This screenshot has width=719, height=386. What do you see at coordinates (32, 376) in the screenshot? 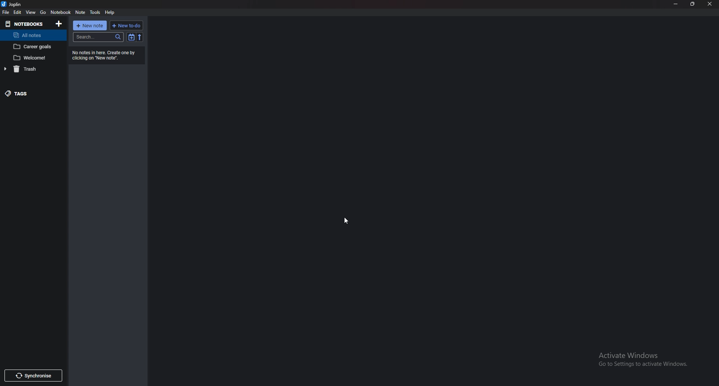
I see `sync` at bounding box center [32, 376].